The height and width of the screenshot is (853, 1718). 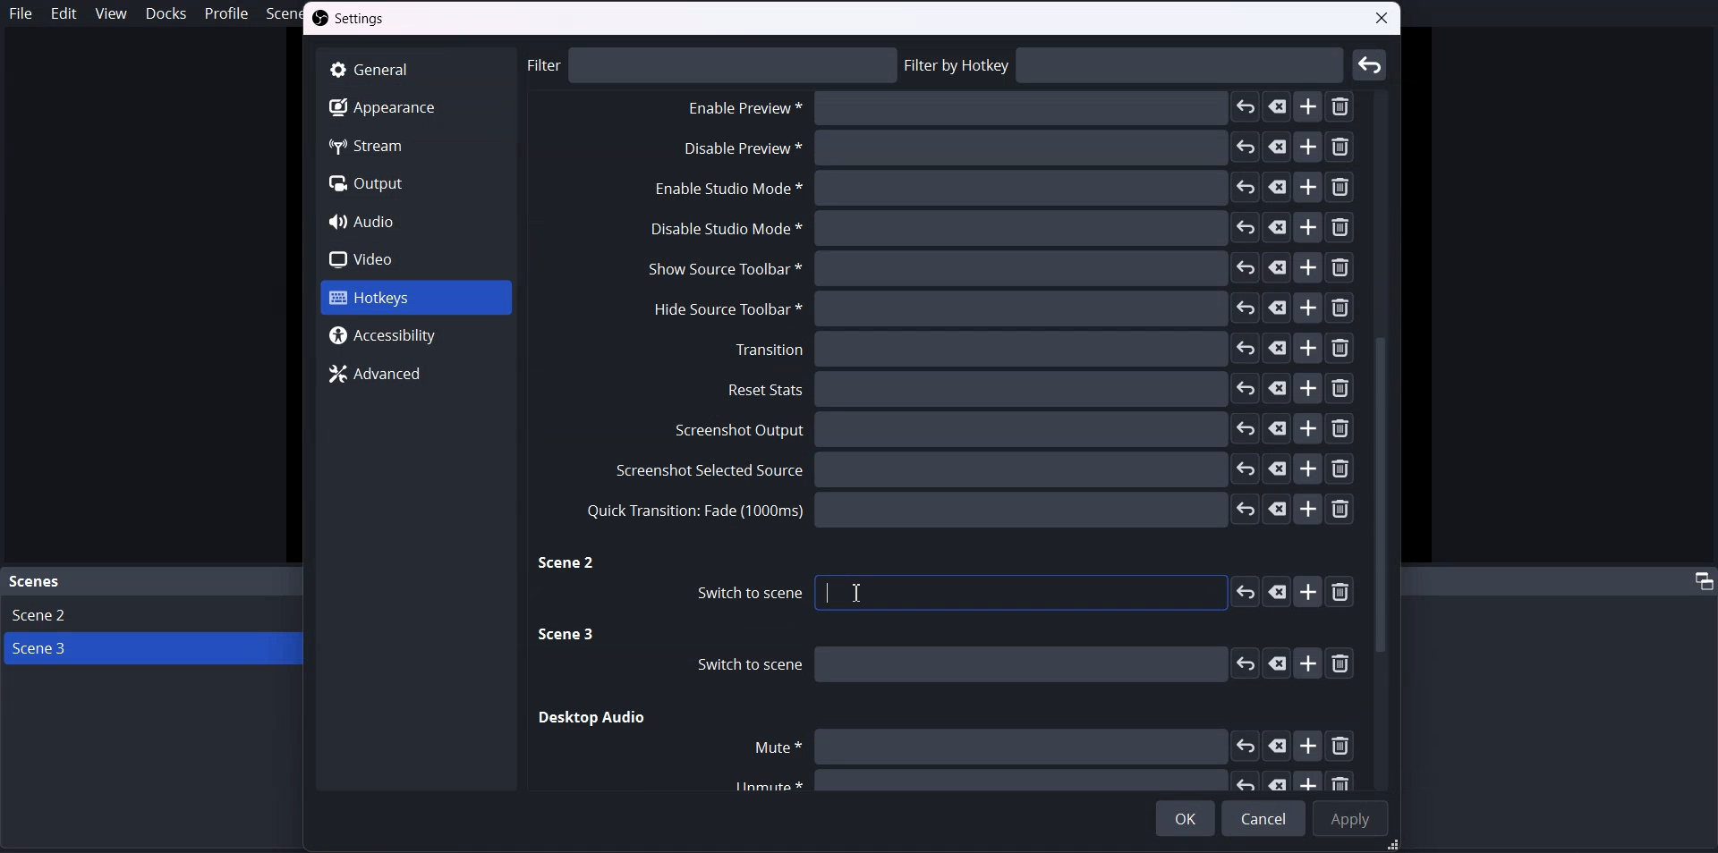 What do you see at coordinates (1186, 818) in the screenshot?
I see `OK` at bounding box center [1186, 818].